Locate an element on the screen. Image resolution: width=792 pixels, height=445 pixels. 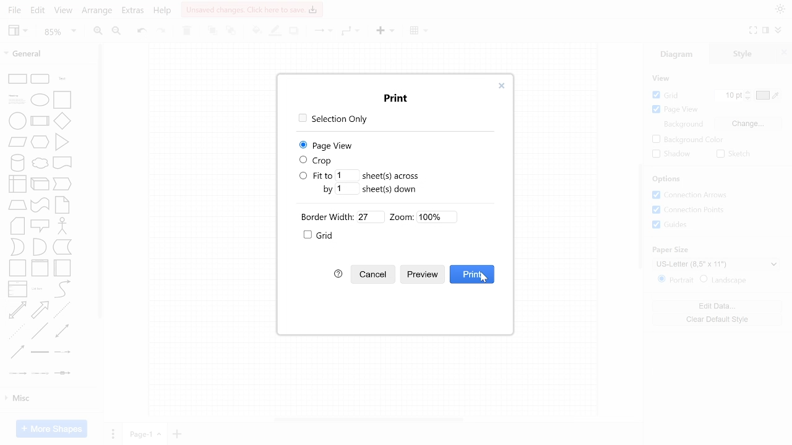
Fill line is located at coordinates (276, 31).